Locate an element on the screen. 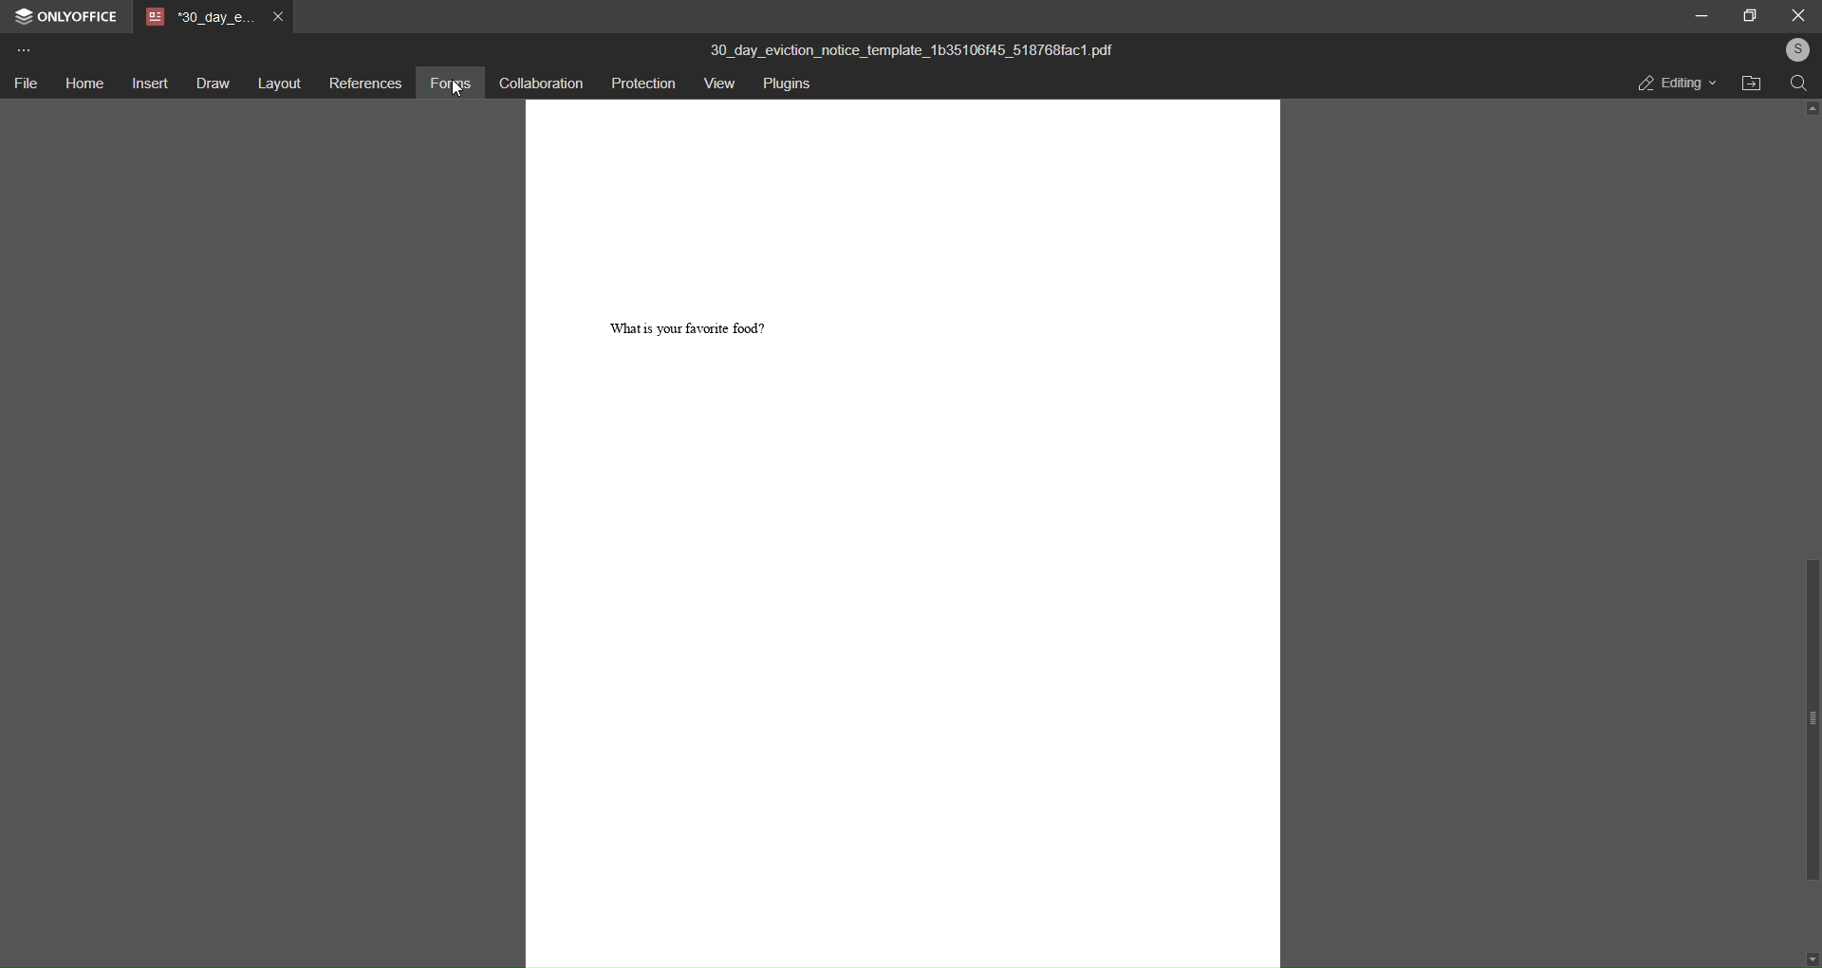  tab name is located at coordinates (197, 19).